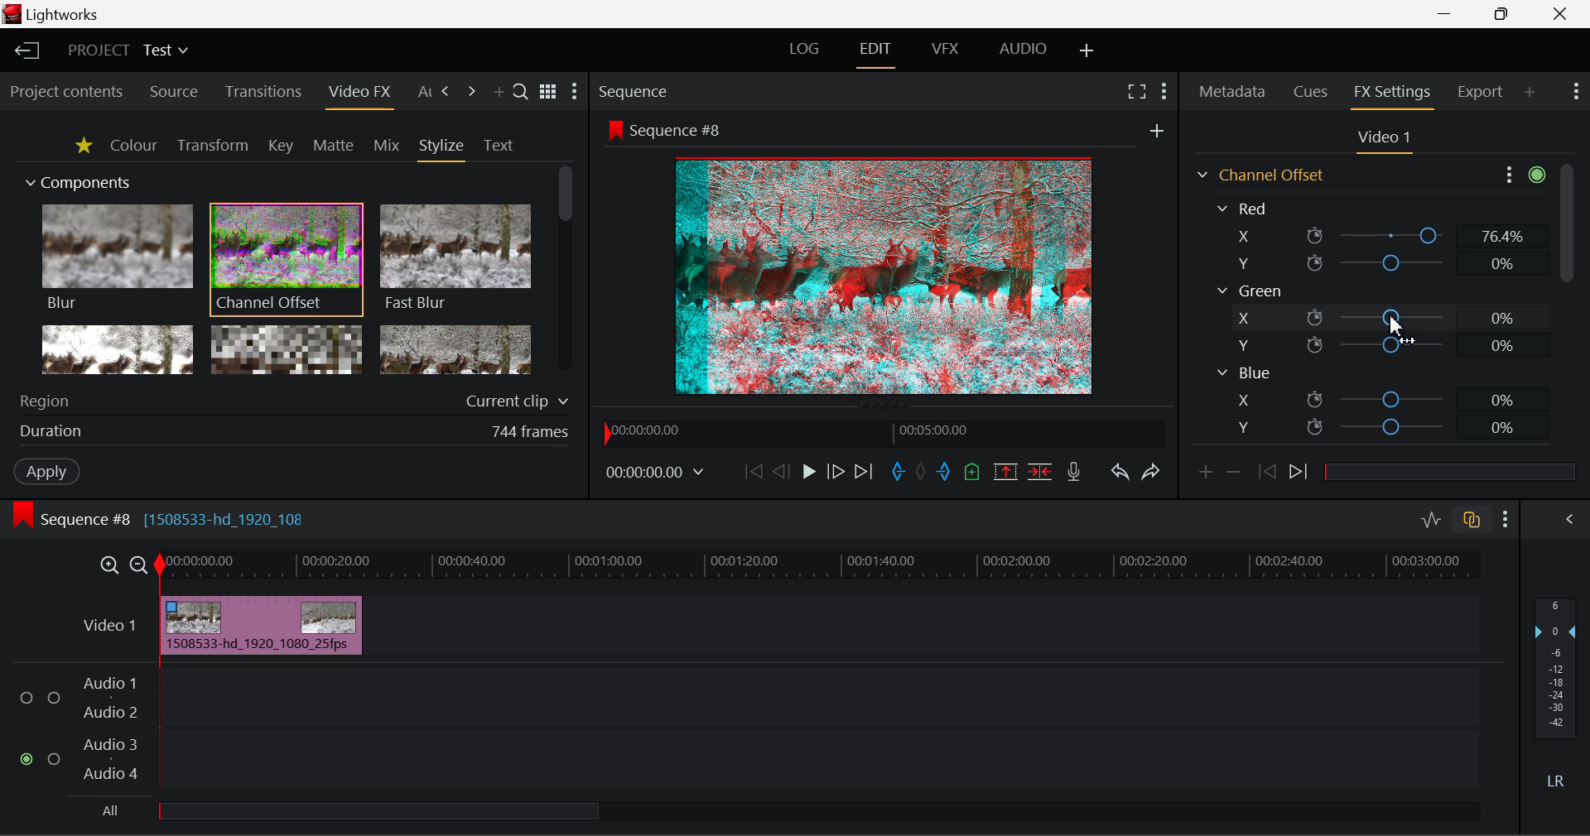 This screenshot has height=836, width=1590. Describe the element at coordinates (744, 730) in the screenshot. I see `Audio Input Field` at that location.